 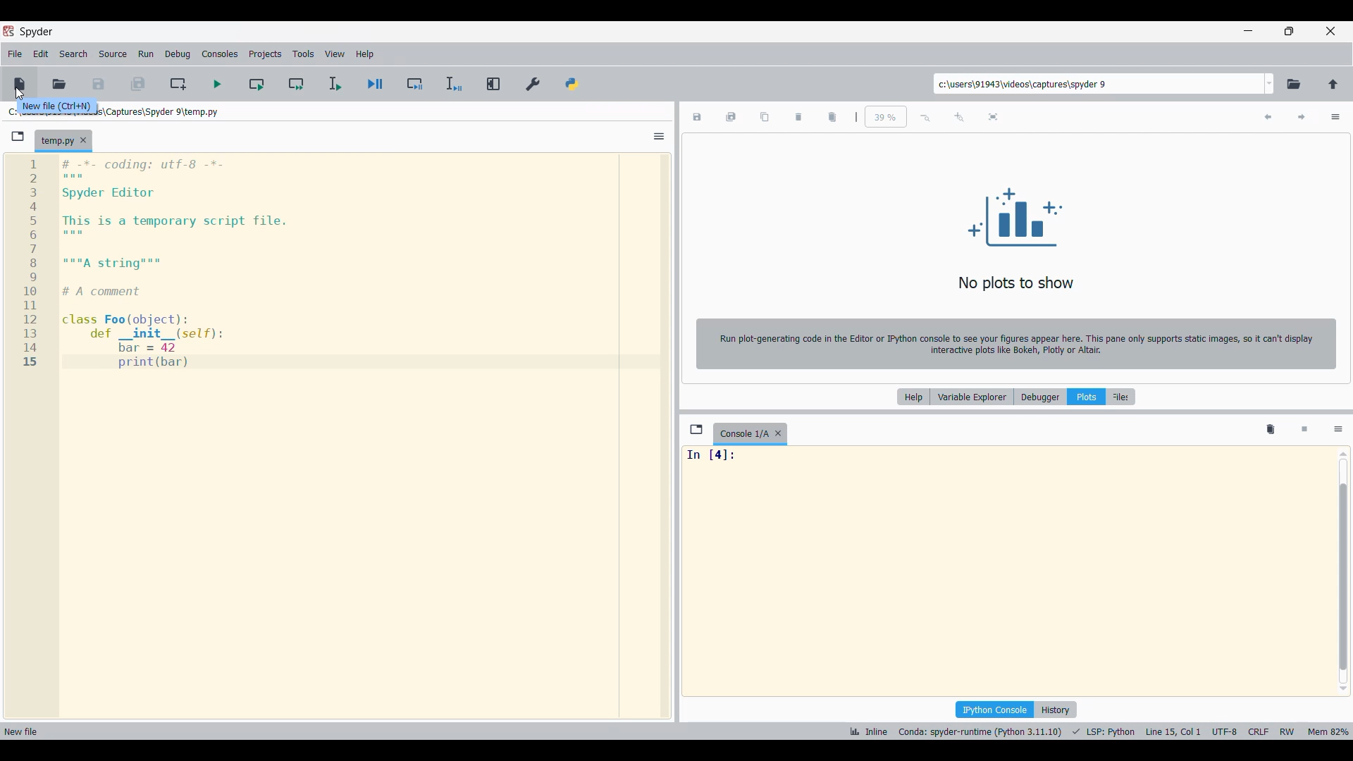 I want to click on encoding, so click(x=1221, y=731).